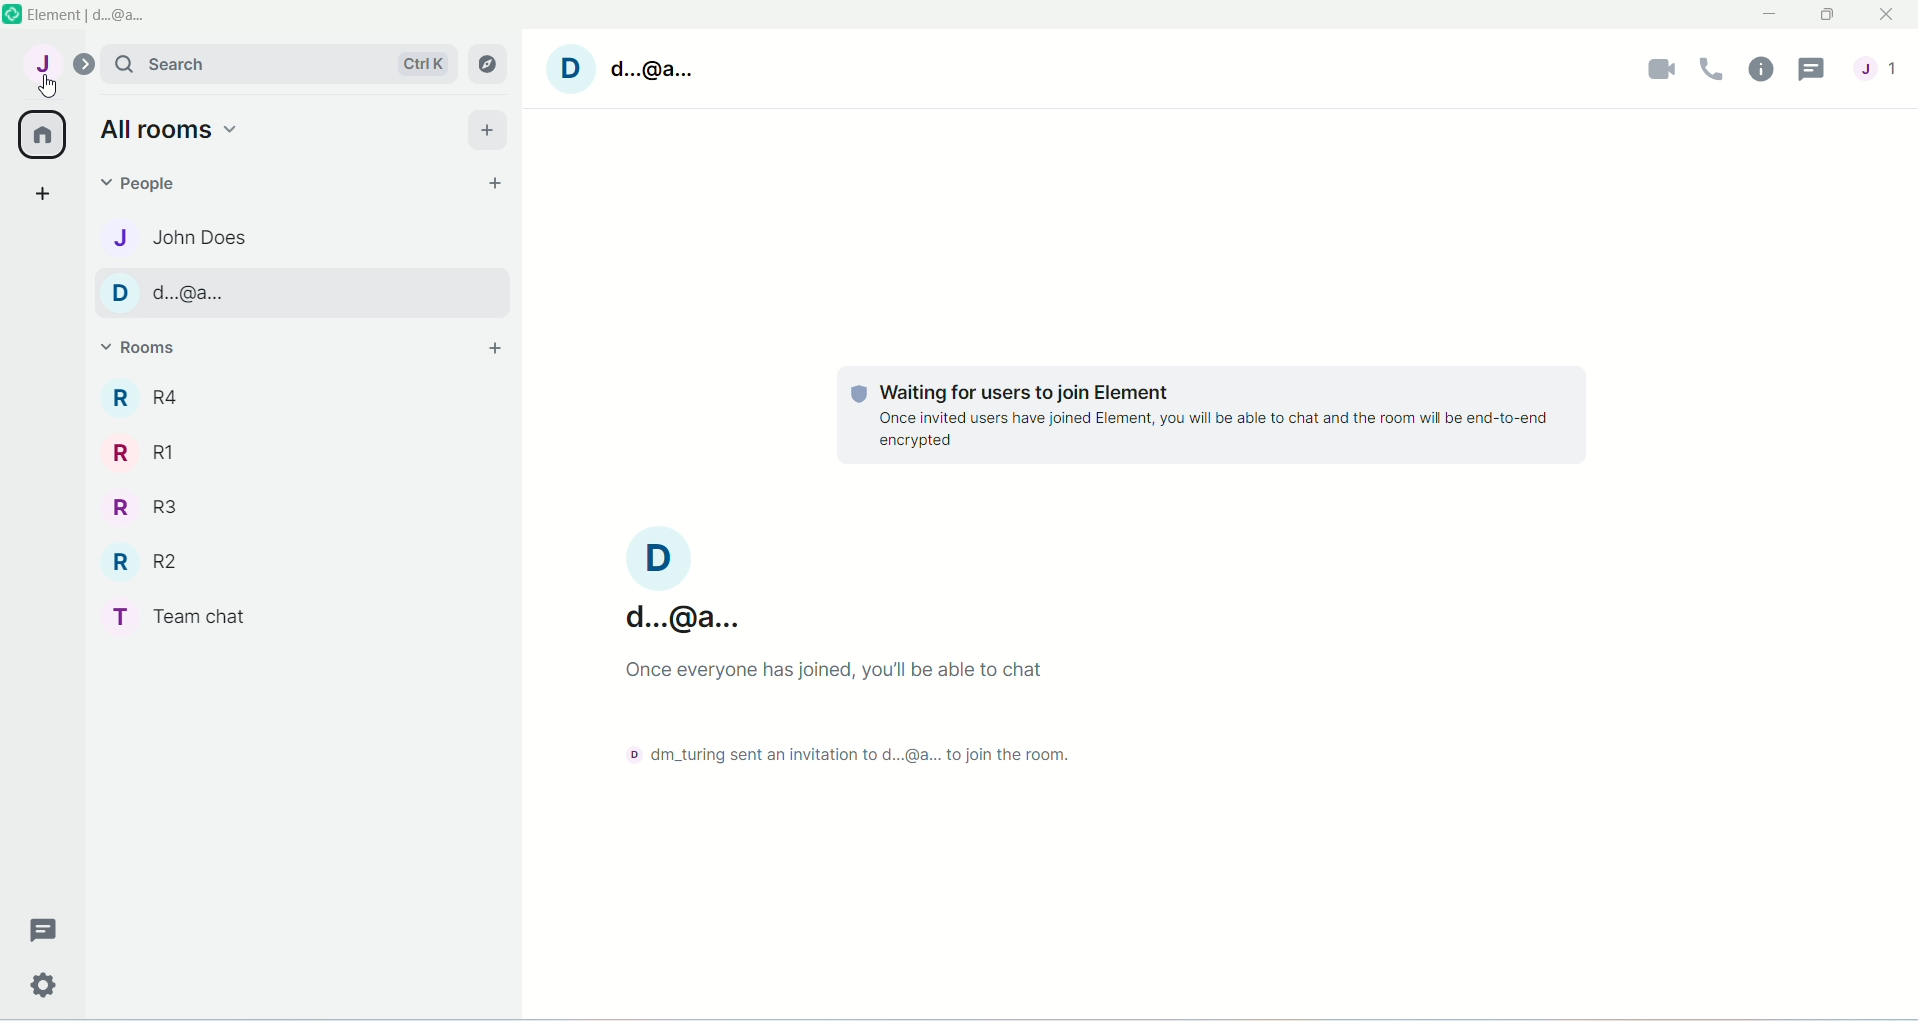  I want to click on Rooms, so click(160, 346).